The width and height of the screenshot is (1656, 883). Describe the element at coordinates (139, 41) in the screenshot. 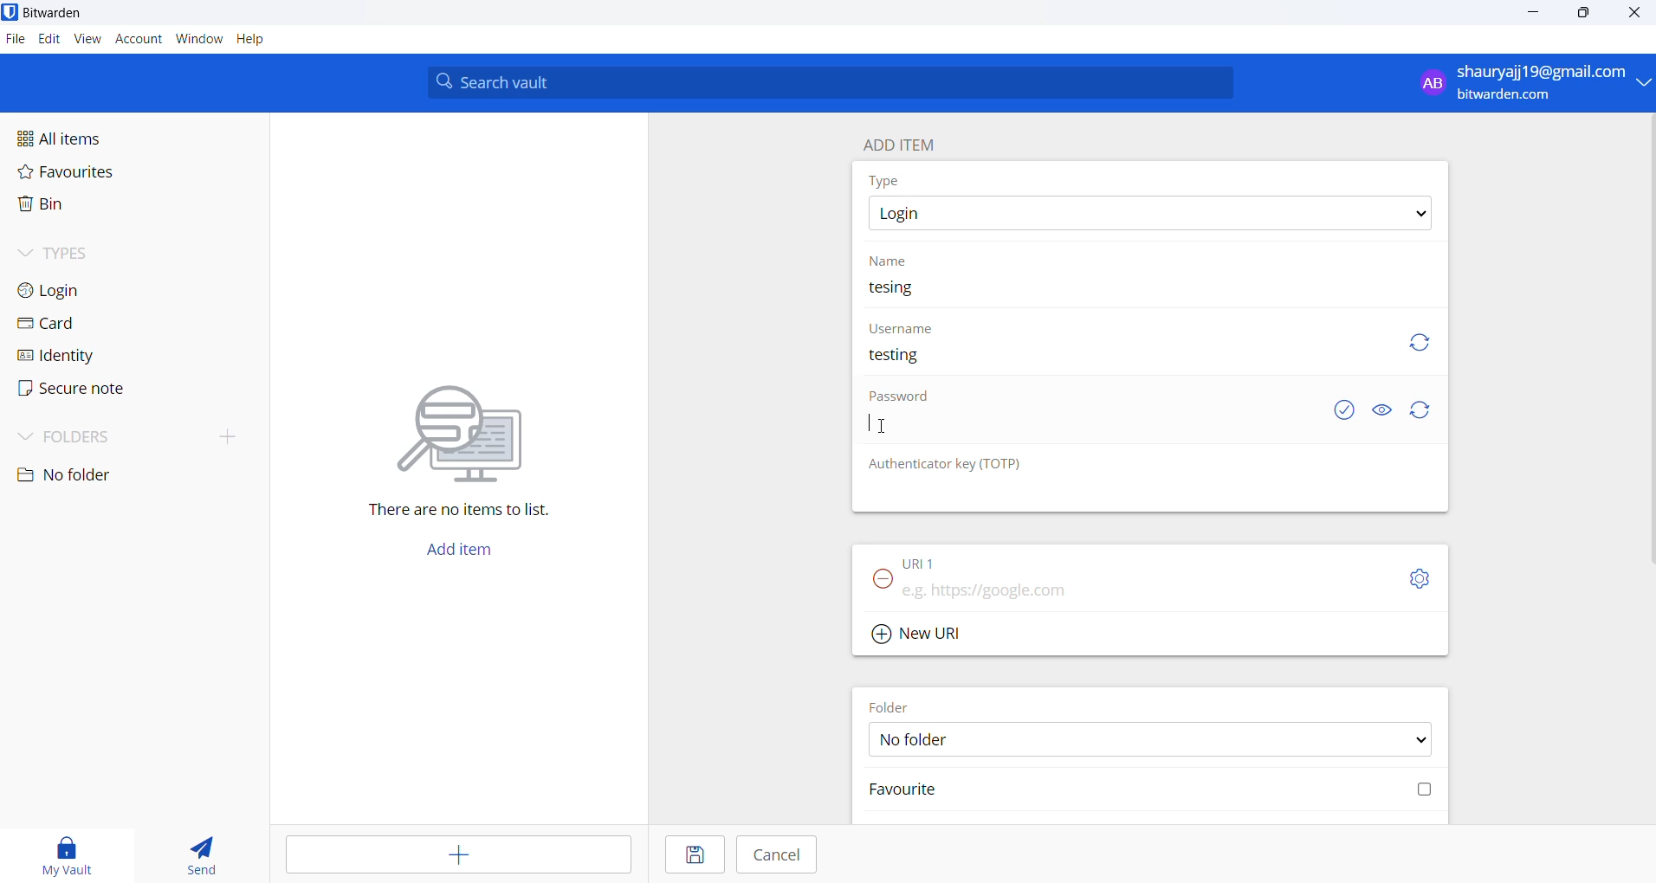

I see `account` at that location.